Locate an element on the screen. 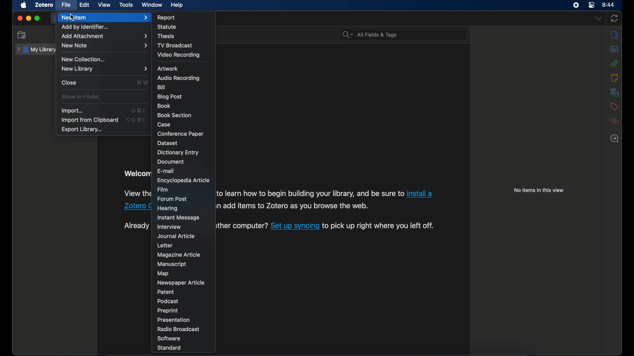 Image resolution: width=634 pixels, height=356 pixels. help is located at coordinates (178, 5).